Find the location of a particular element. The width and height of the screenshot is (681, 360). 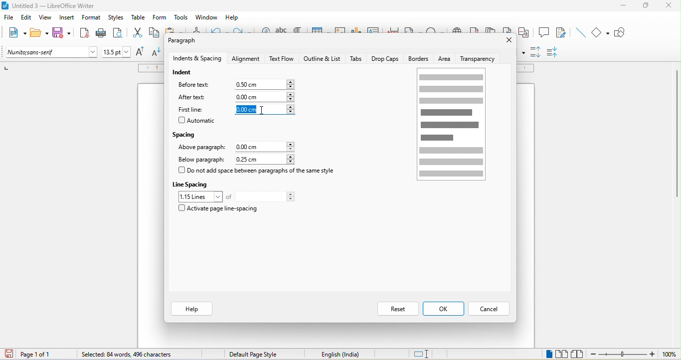

new is located at coordinates (15, 34).